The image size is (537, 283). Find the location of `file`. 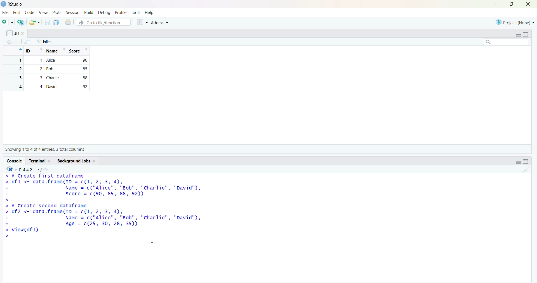

file is located at coordinates (6, 12).